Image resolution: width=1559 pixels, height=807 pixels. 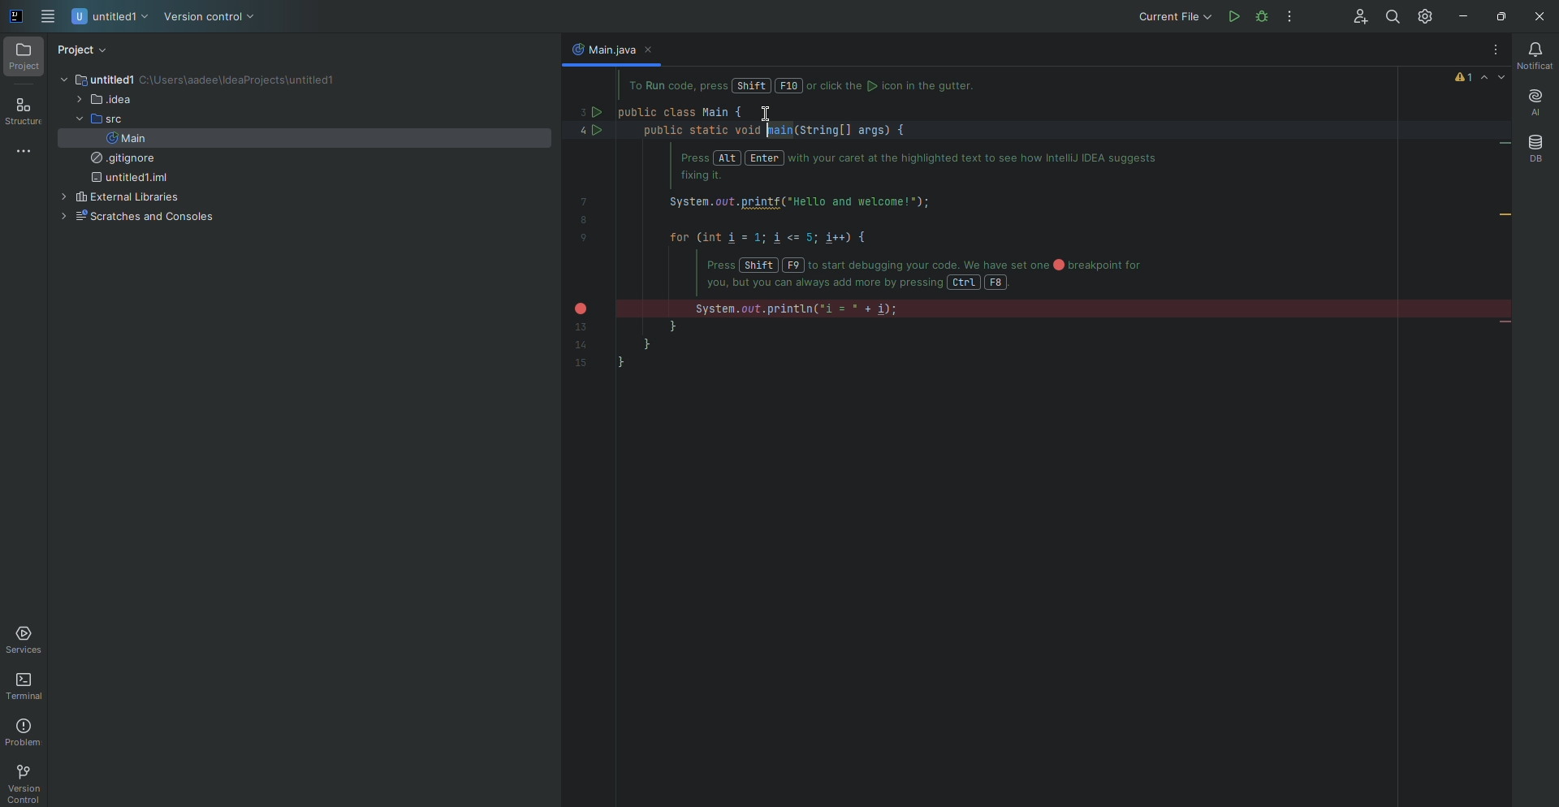 What do you see at coordinates (1491, 50) in the screenshot?
I see `Options` at bounding box center [1491, 50].